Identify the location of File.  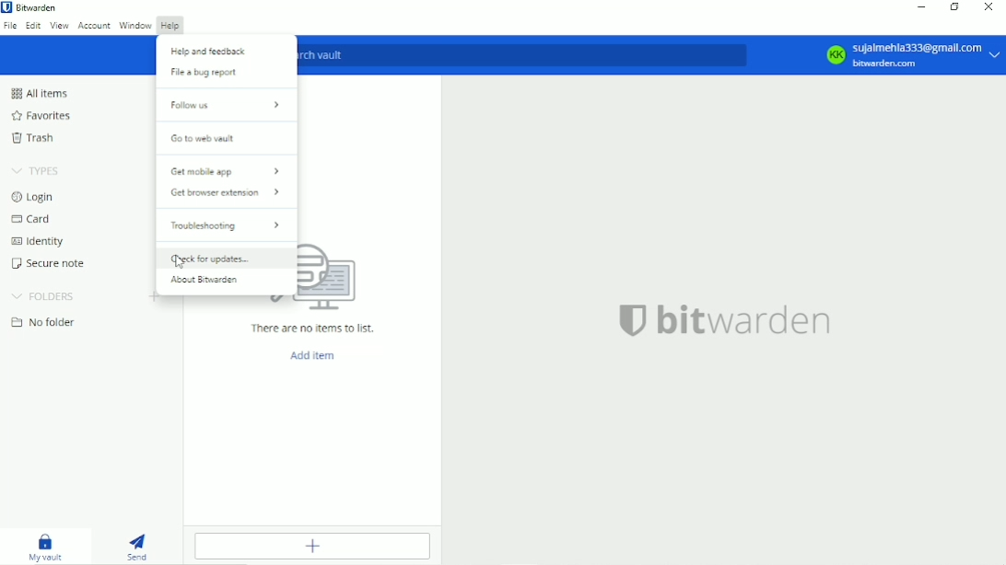
(11, 26).